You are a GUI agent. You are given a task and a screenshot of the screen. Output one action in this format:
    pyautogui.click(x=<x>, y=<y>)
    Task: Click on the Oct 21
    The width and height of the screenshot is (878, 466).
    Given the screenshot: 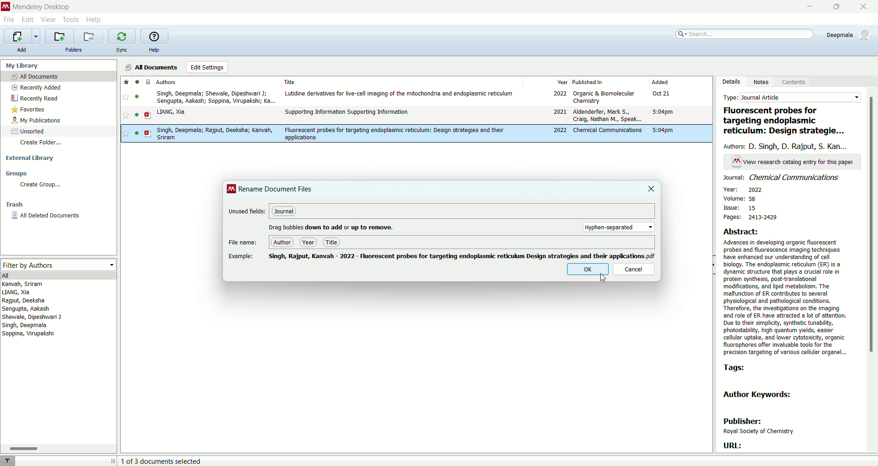 What is the action you would take?
    pyautogui.click(x=663, y=94)
    